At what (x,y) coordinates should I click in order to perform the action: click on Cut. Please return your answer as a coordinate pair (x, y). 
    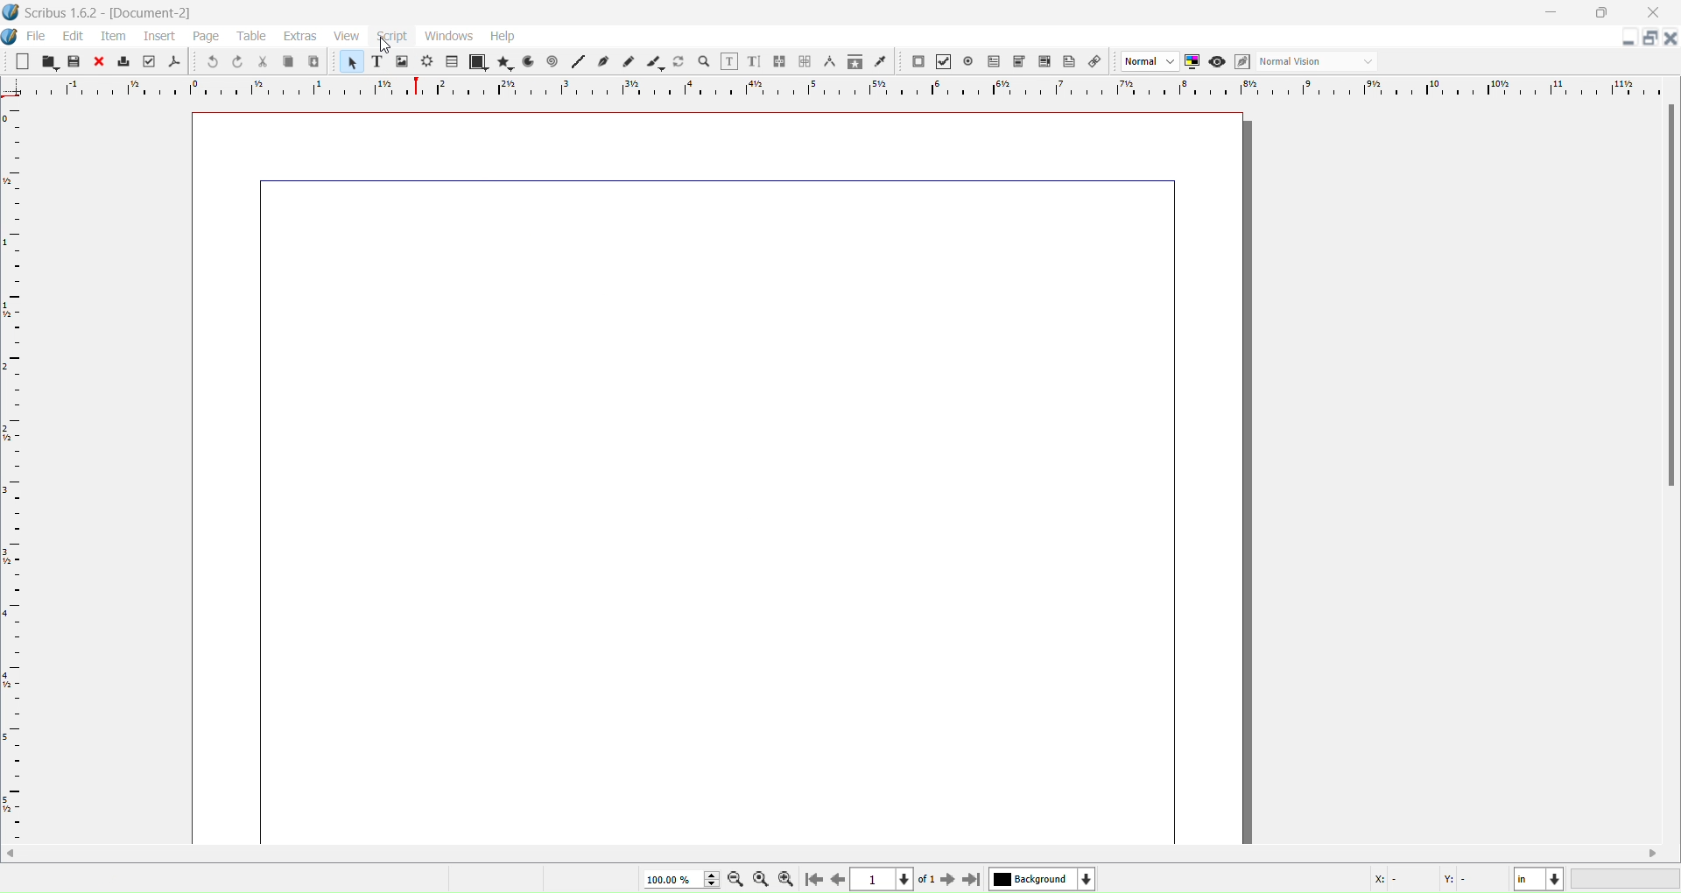
    Looking at the image, I should click on (262, 63).